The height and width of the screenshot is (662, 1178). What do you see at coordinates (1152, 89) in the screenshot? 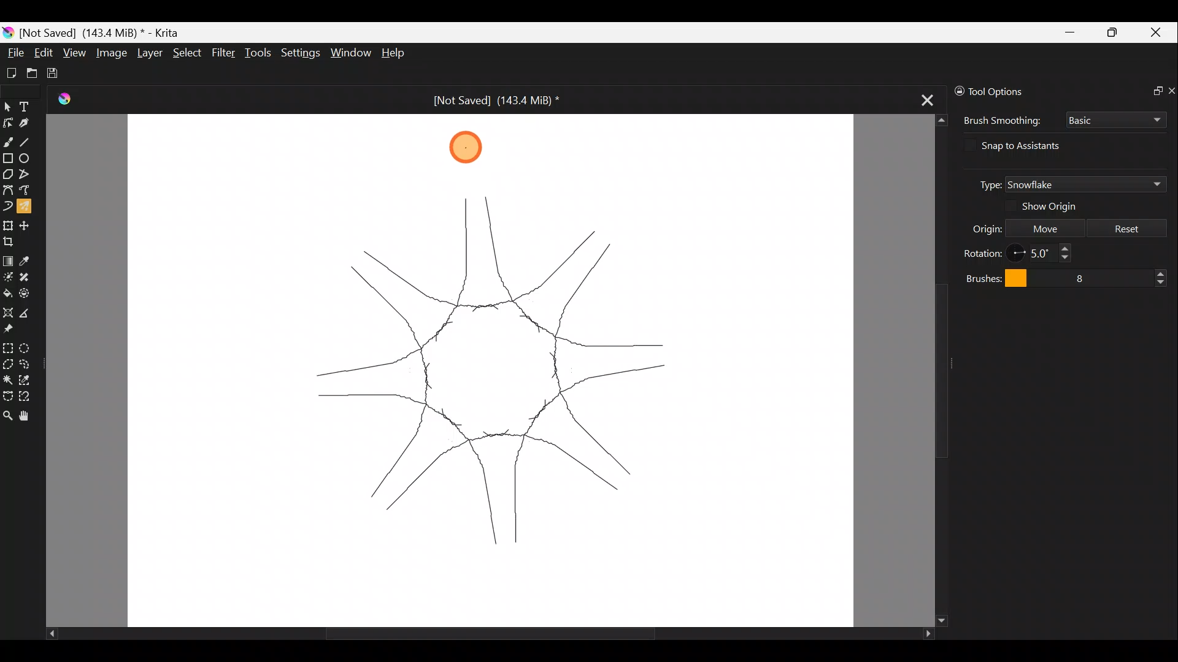
I see `Float docker` at bounding box center [1152, 89].